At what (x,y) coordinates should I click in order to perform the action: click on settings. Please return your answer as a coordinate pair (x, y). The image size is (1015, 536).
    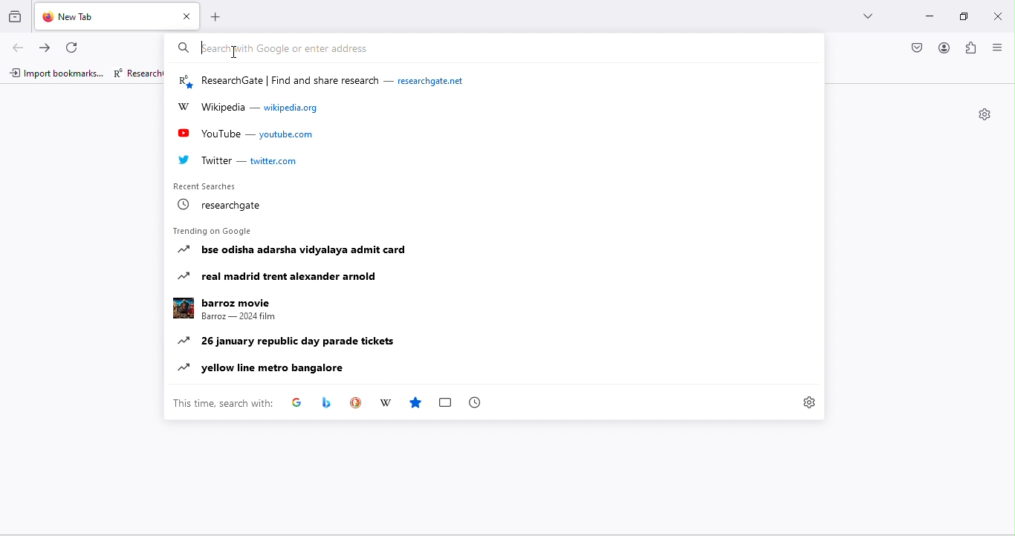
    Looking at the image, I should click on (804, 402).